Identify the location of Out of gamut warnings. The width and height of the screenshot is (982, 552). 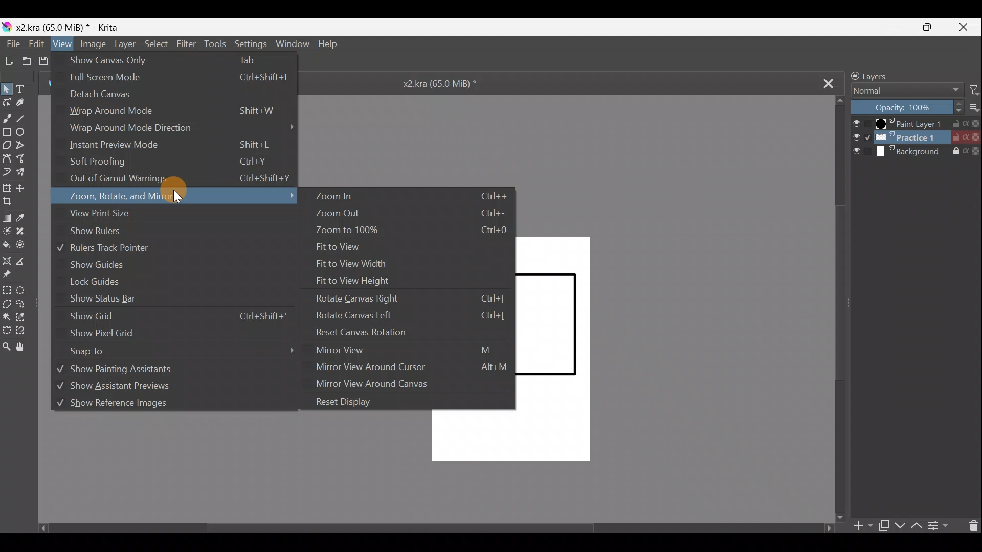
(182, 180).